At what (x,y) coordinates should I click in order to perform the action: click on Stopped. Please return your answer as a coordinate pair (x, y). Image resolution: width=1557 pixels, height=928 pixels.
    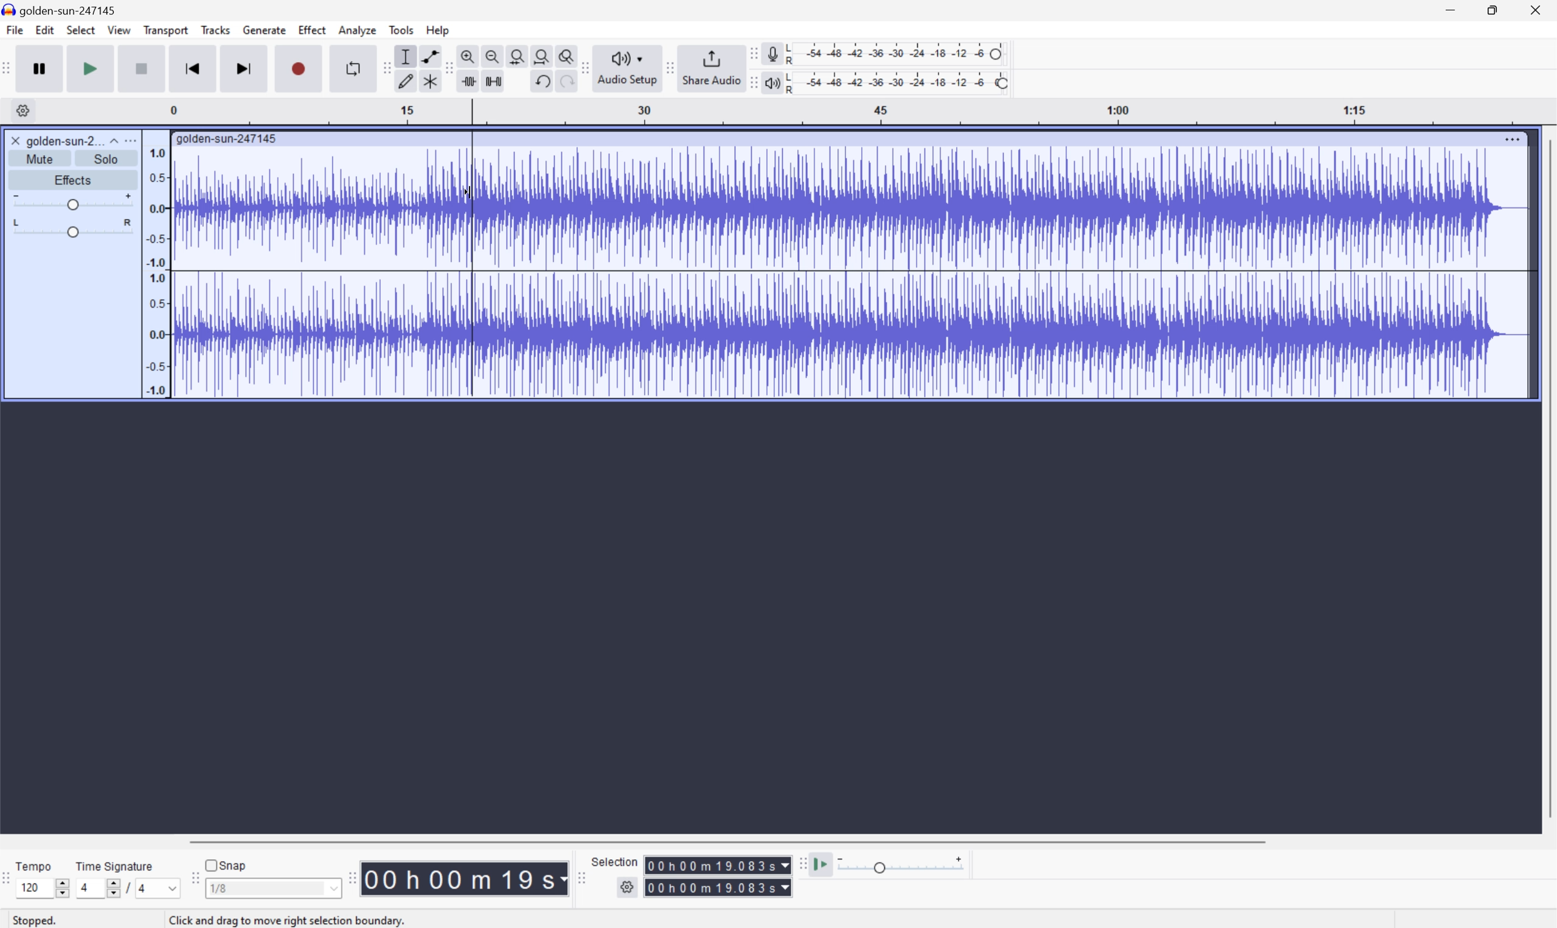
    Looking at the image, I should click on (41, 921).